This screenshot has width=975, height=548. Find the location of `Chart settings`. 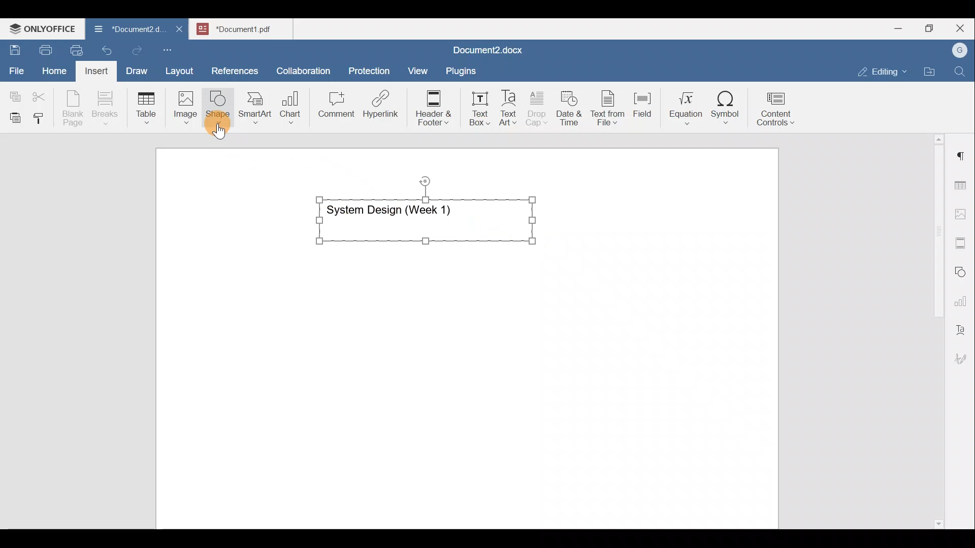

Chart settings is located at coordinates (963, 297).